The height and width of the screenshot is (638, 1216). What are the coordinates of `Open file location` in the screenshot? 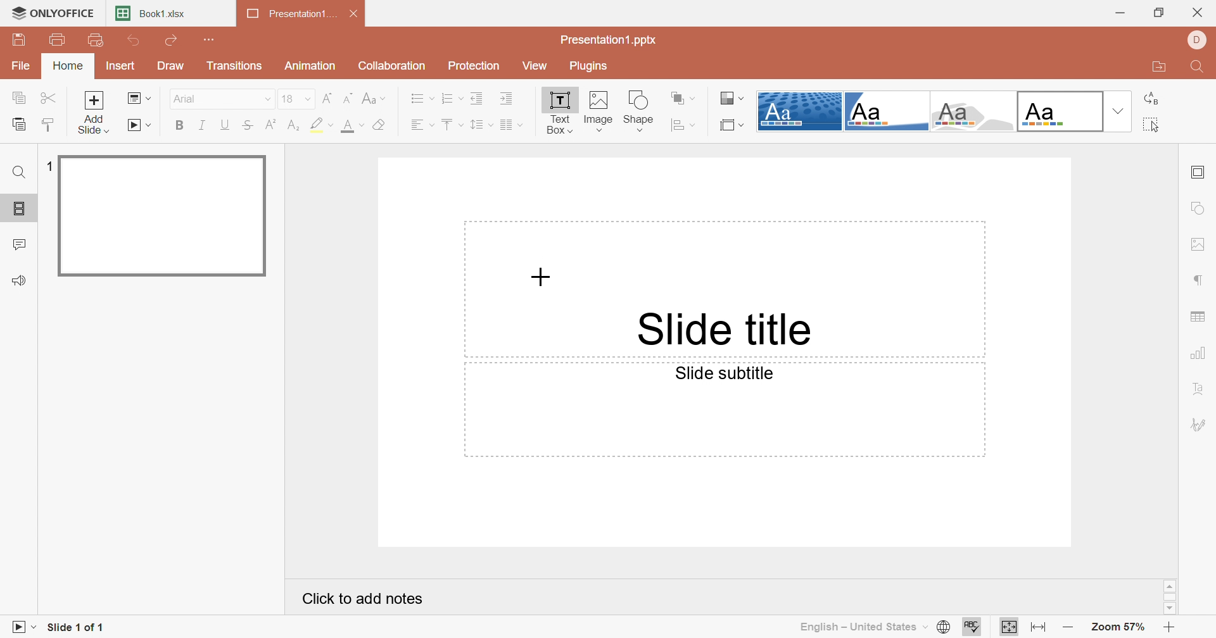 It's located at (1160, 67).